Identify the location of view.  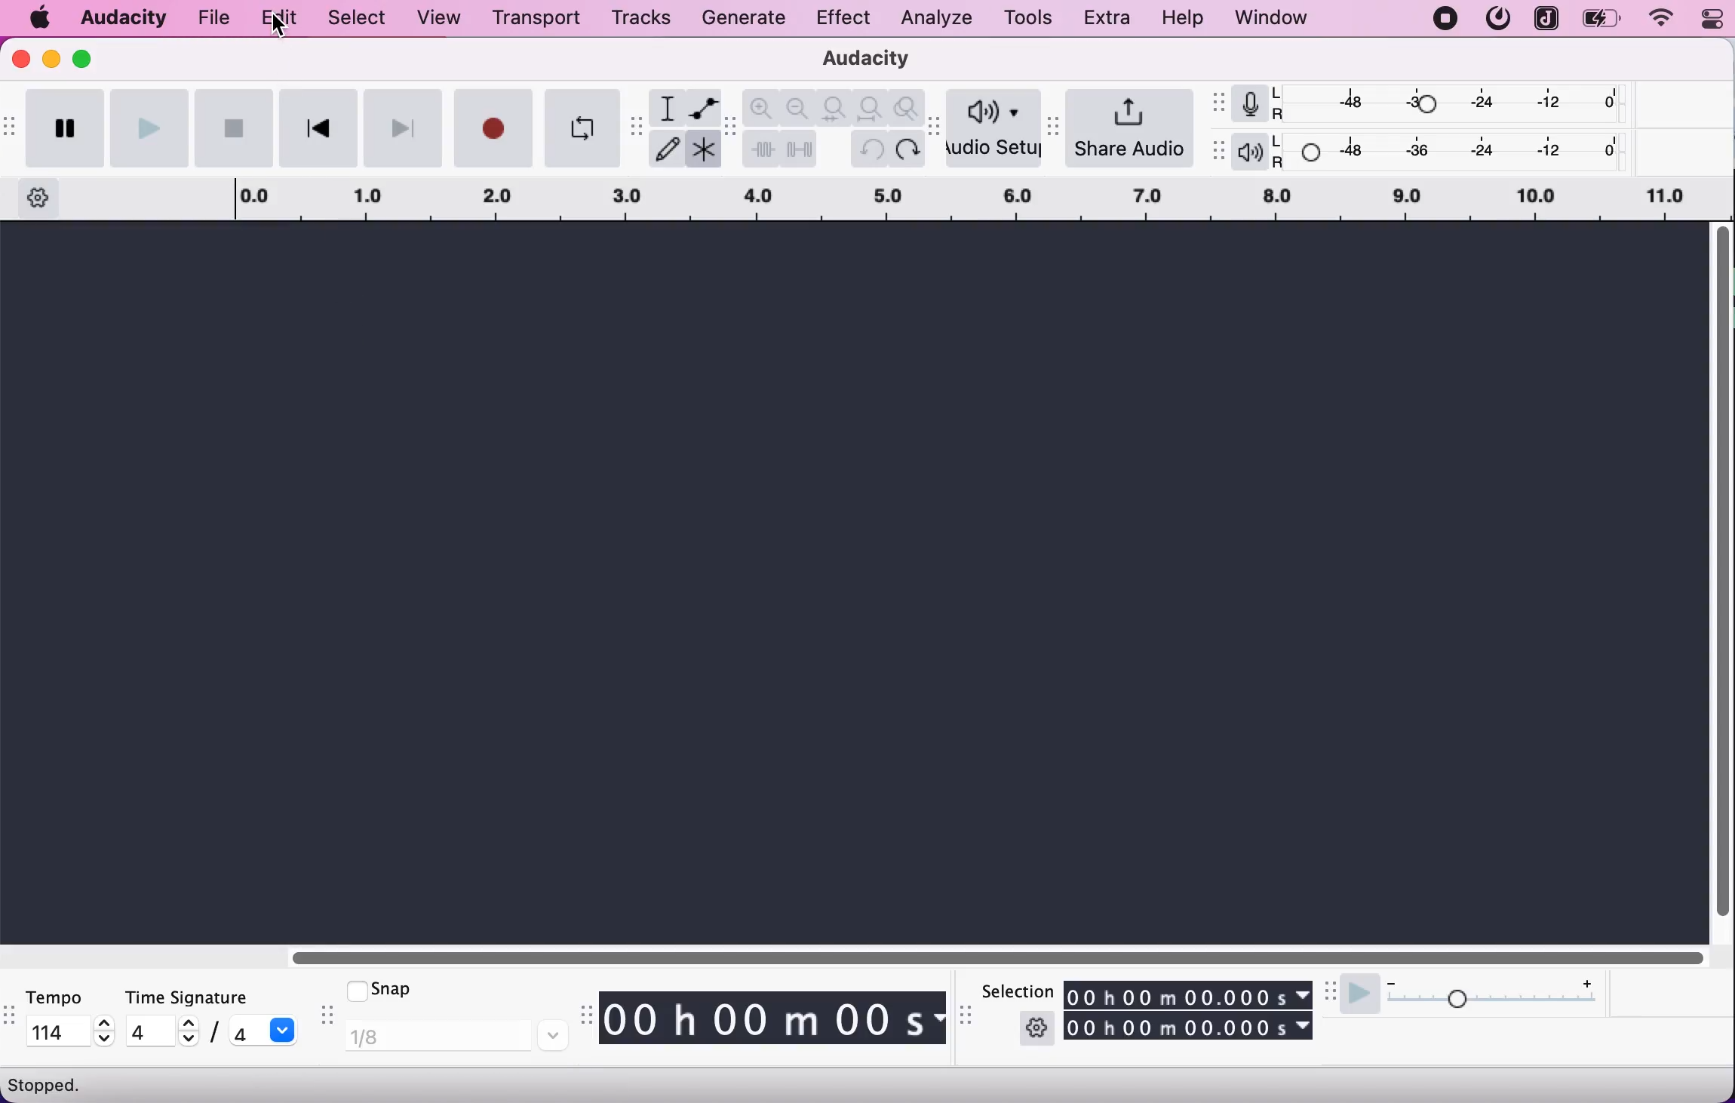
(441, 19).